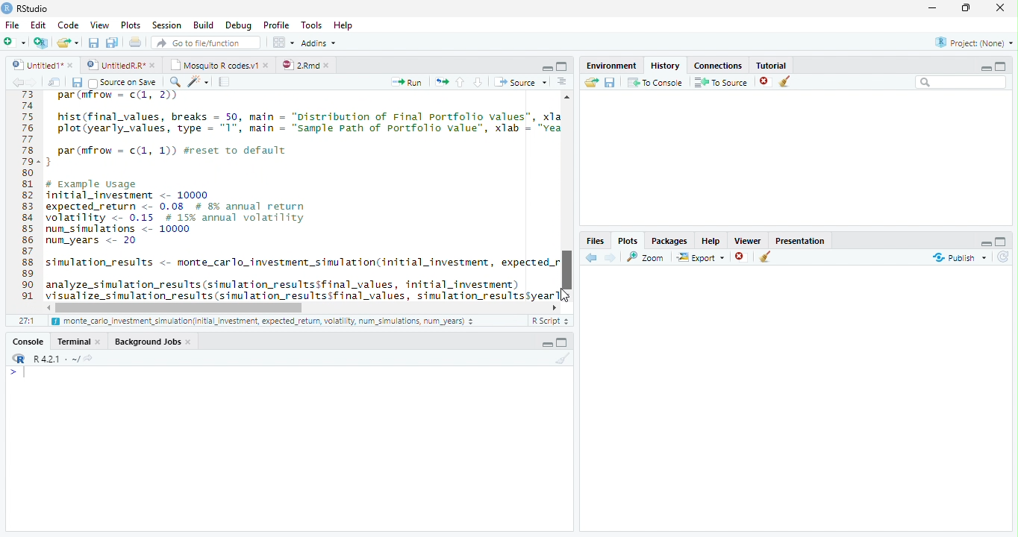 This screenshot has height=537, width=1018. I want to click on Open in new window, so click(54, 82).